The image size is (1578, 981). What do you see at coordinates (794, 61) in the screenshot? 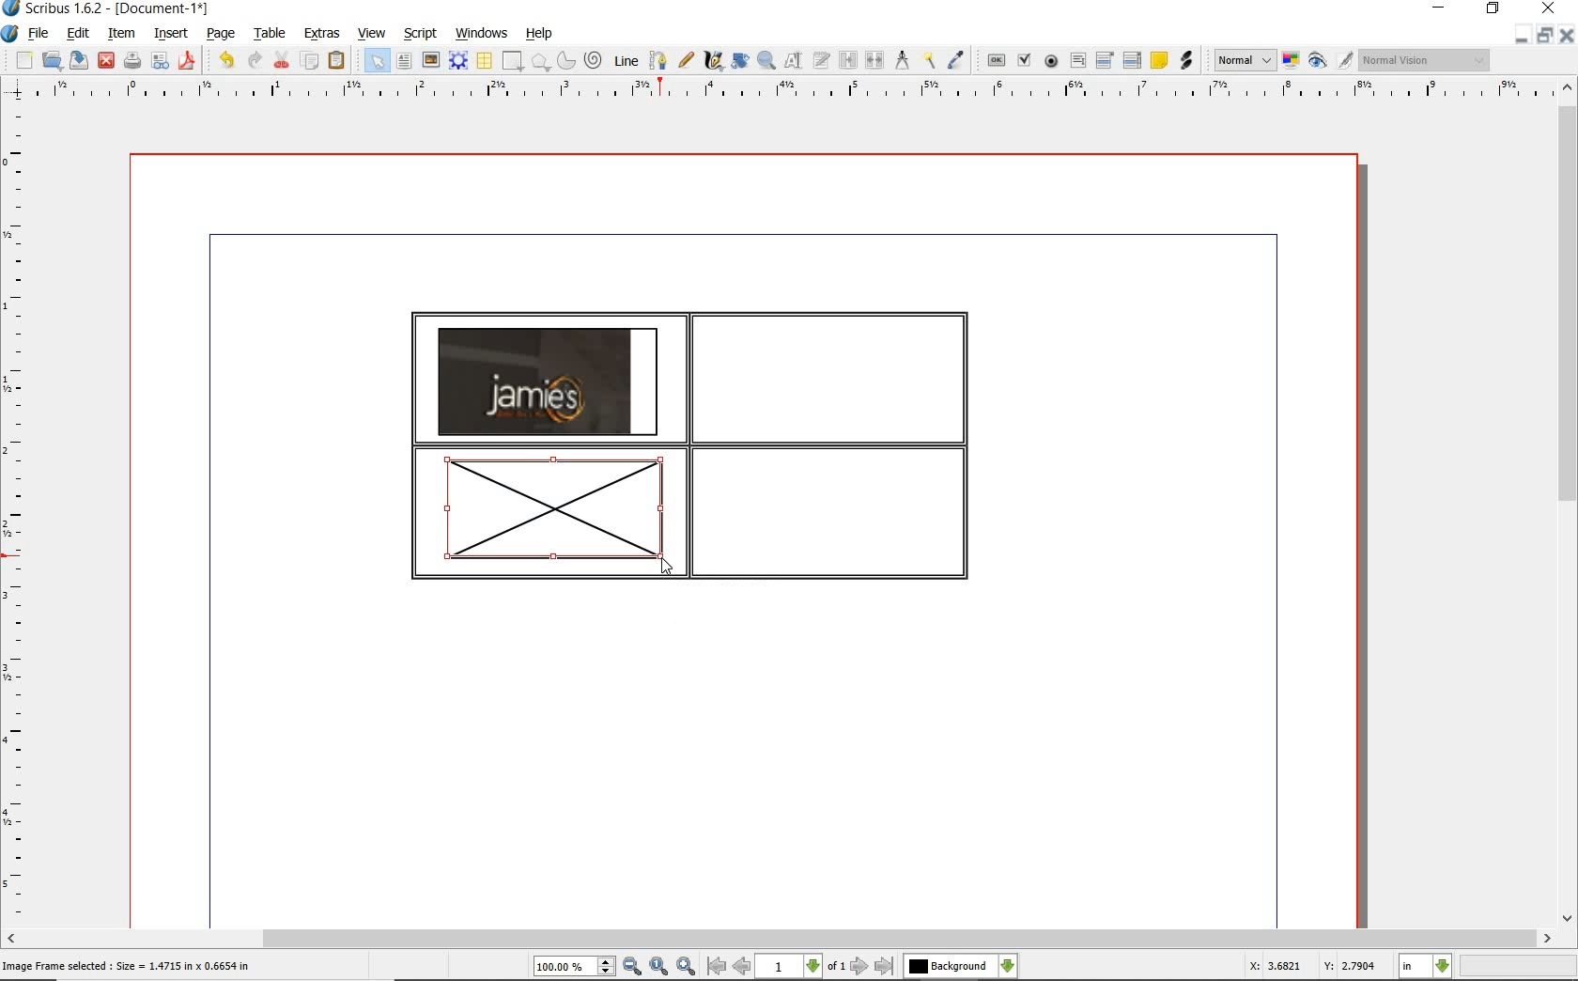
I see `edit contents of frame` at bounding box center [794, 61].